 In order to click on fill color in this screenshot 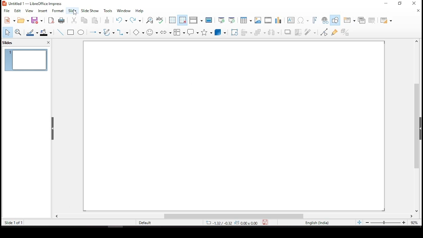, I will do `click(46, 33)`.